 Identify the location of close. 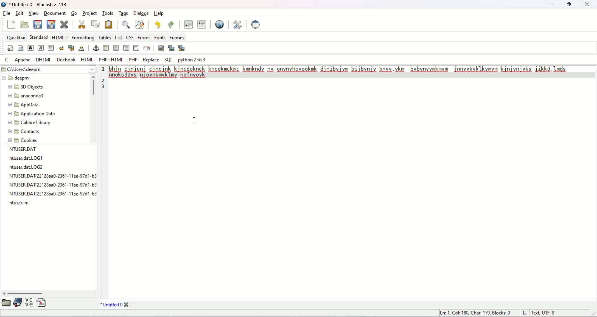
(587, 5).